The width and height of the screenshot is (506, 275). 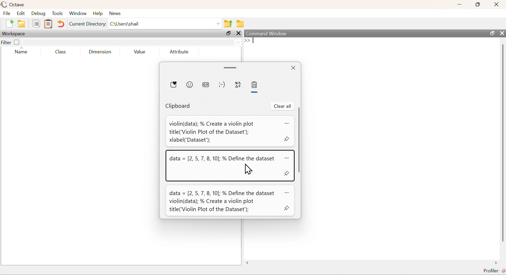 What do you see at coordinates (78, 13) in the screenshot?
I see `window` at bounding box center [78, 13].